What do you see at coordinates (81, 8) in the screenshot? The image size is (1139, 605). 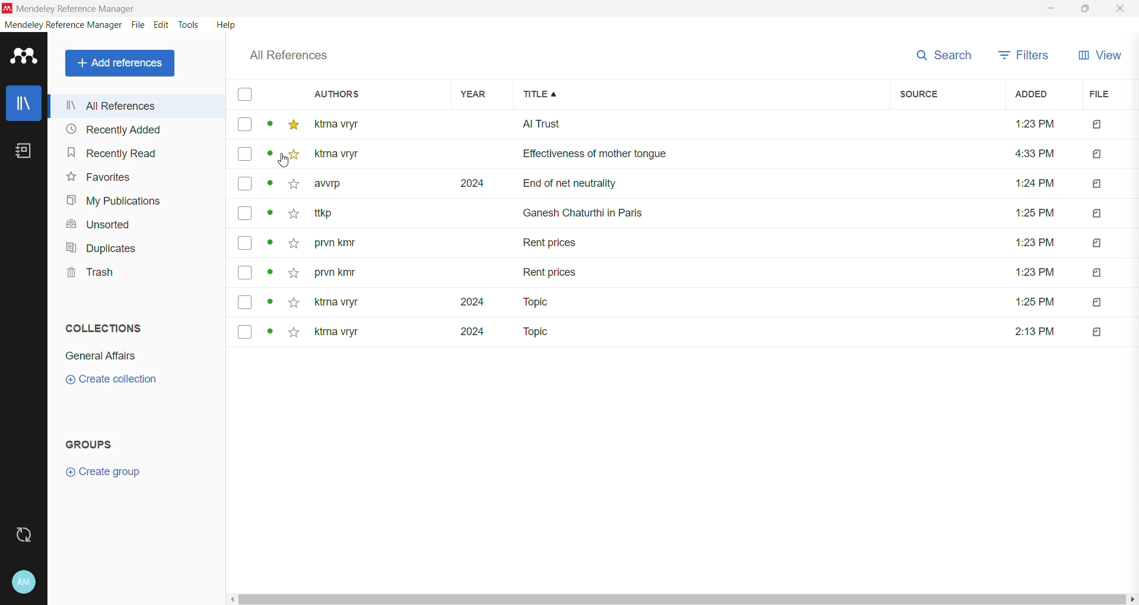 I see `Application Name` at bounding box center [81, 8].